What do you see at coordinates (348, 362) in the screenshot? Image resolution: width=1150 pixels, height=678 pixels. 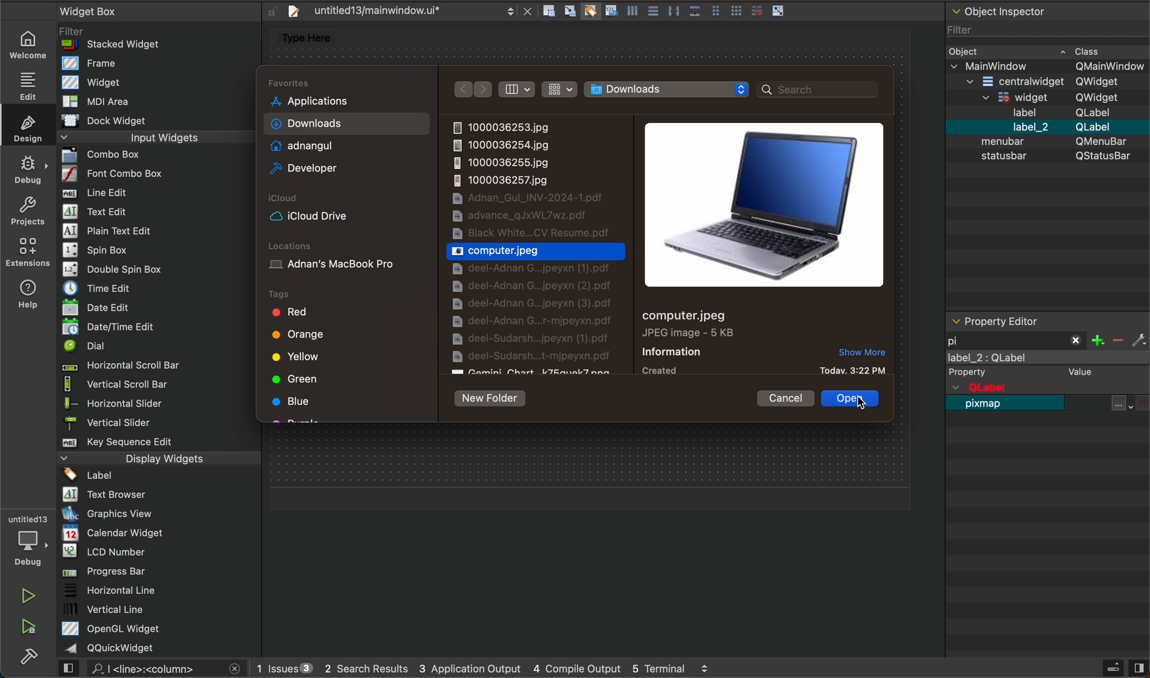 I see `tags` at bounding box center [348, 362].